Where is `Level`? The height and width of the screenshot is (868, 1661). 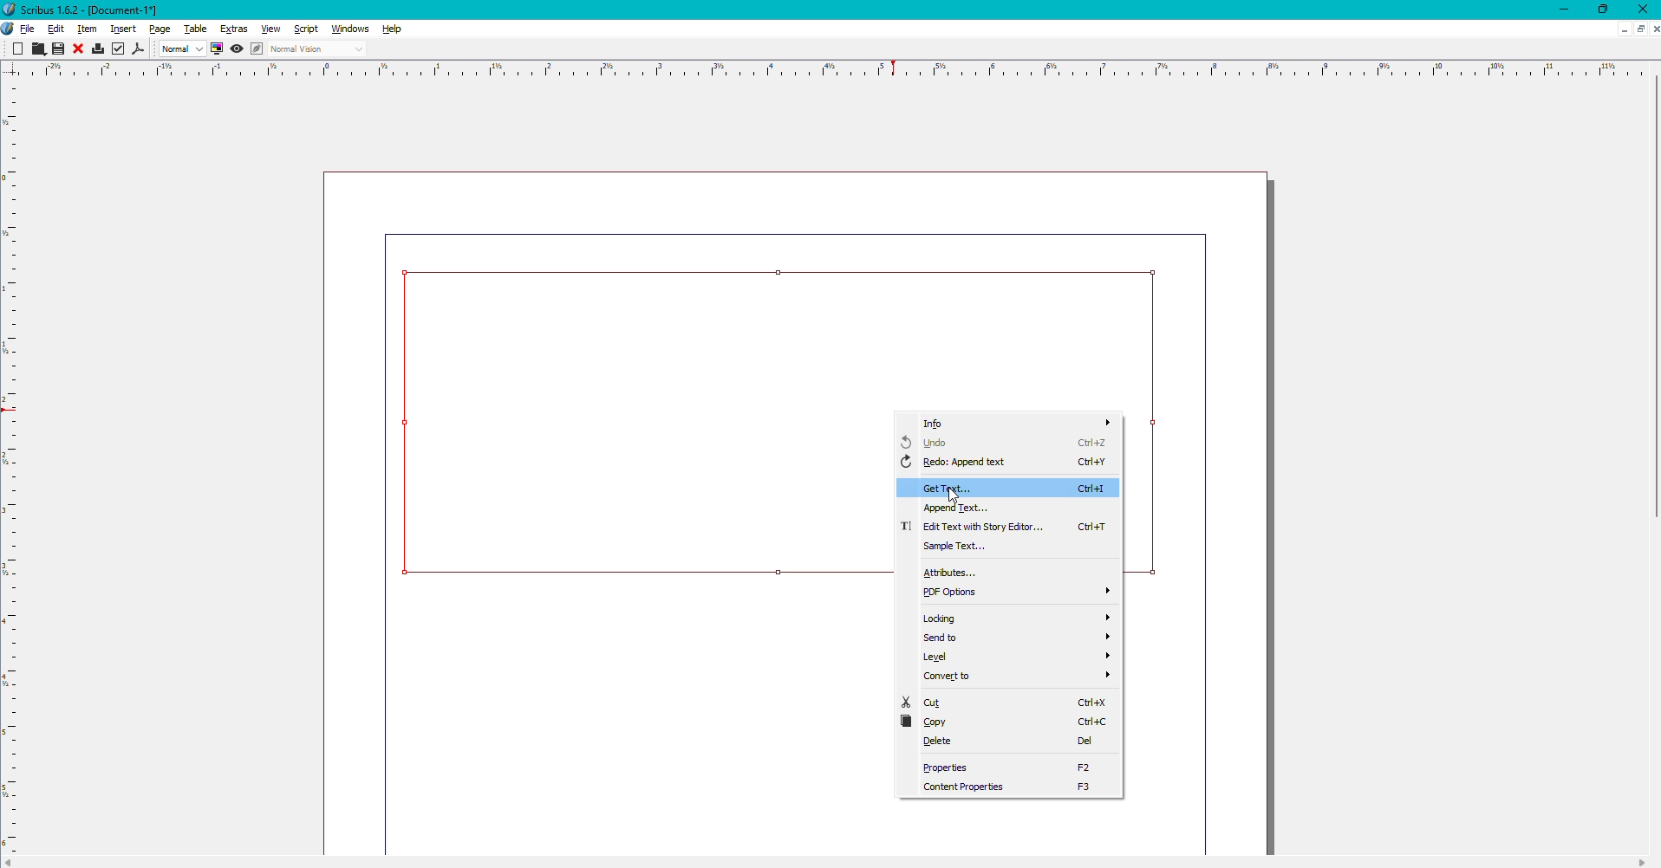 Level is located at coordinates (1002, 657).